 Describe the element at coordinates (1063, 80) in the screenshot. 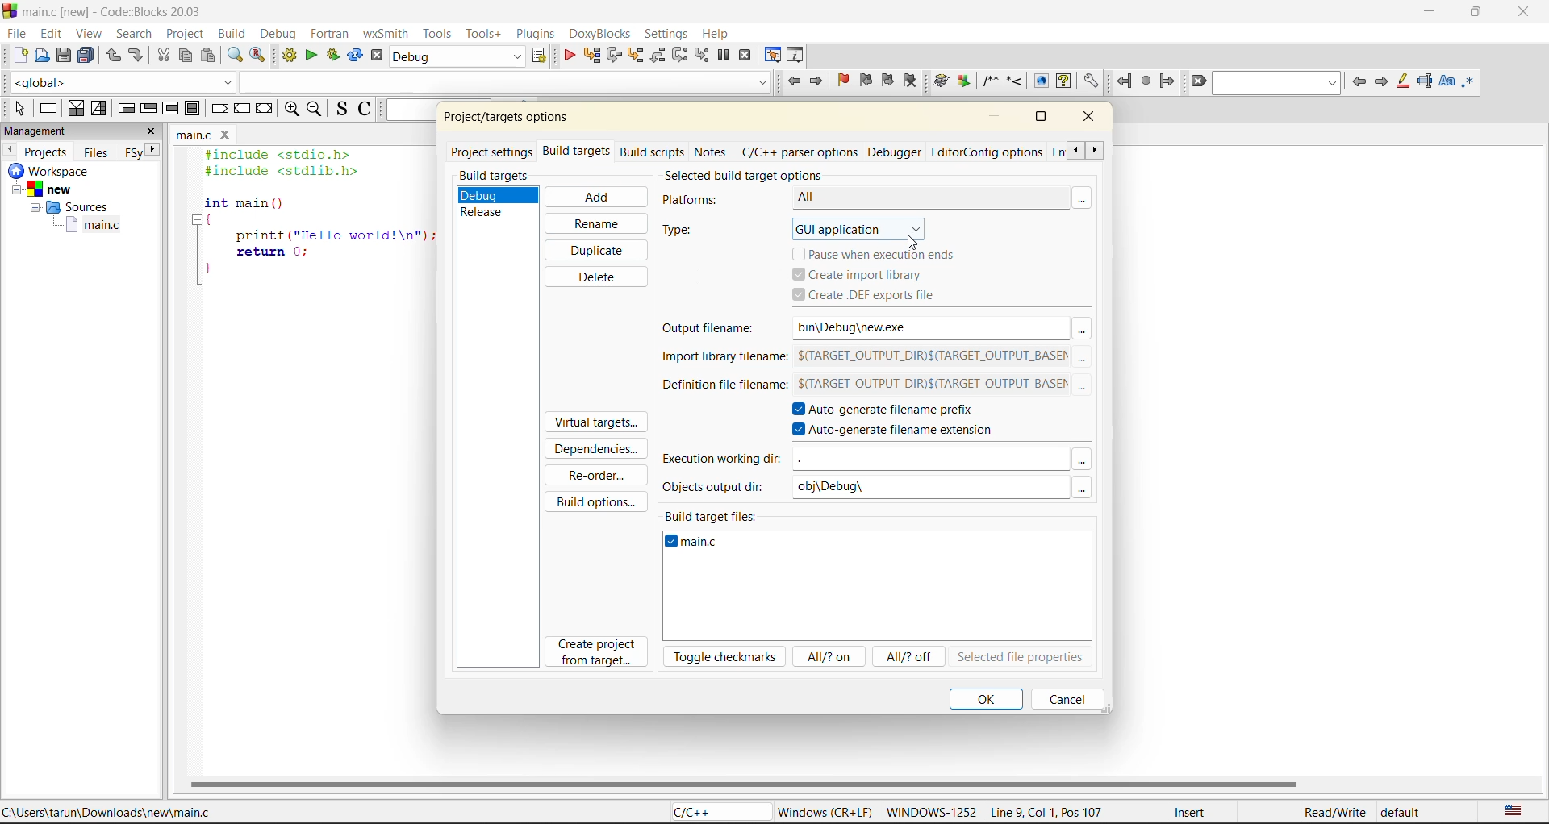

I see `View generated HTML Help documentation` at that location.